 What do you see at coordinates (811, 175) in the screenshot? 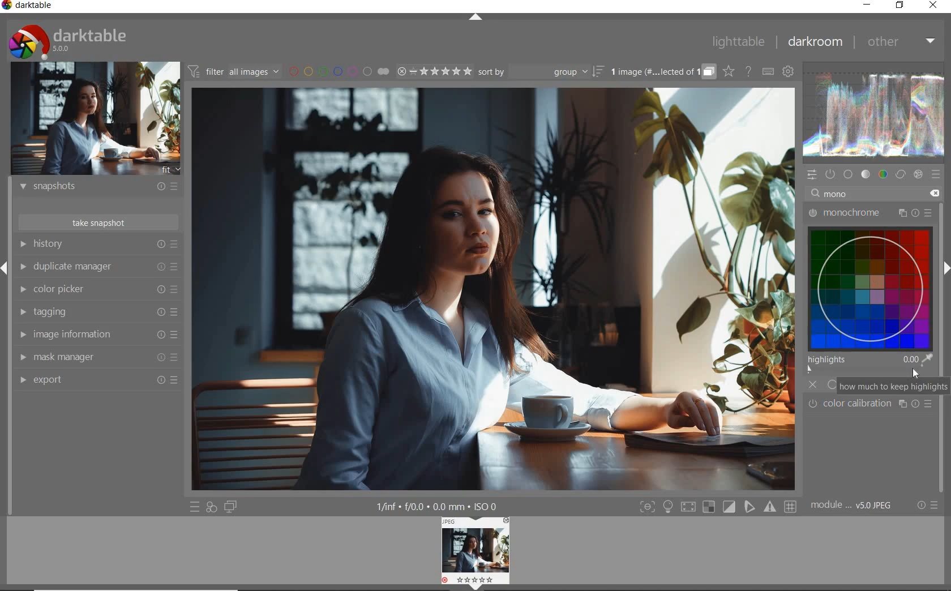
I see `quick access panel` at bounding box center [811, 175].